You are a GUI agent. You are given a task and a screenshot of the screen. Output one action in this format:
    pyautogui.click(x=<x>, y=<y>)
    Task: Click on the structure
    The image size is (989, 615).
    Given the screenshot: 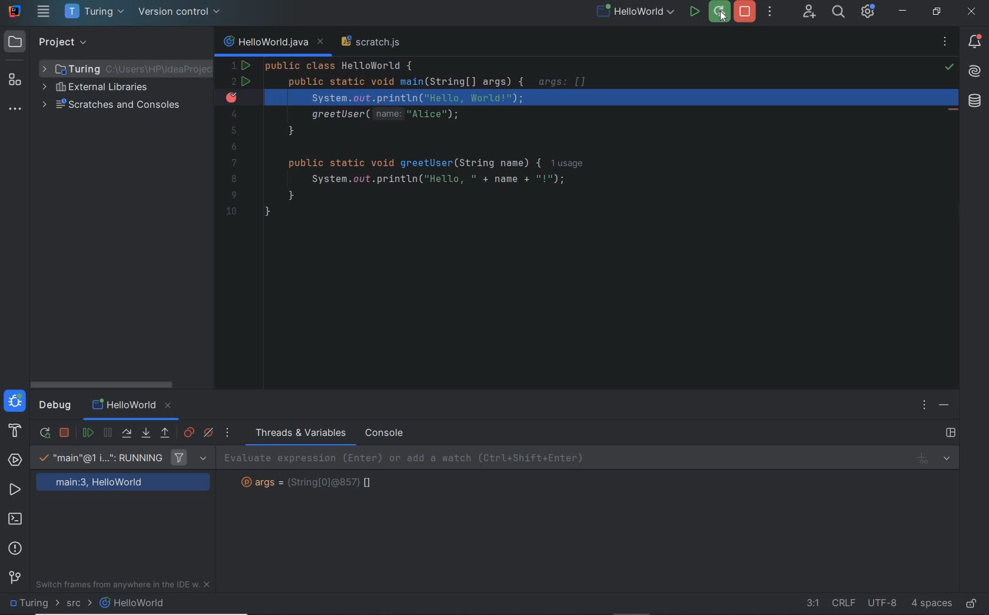 What is the action you would take?
    pyautogui.click(x=15, y=82)
    